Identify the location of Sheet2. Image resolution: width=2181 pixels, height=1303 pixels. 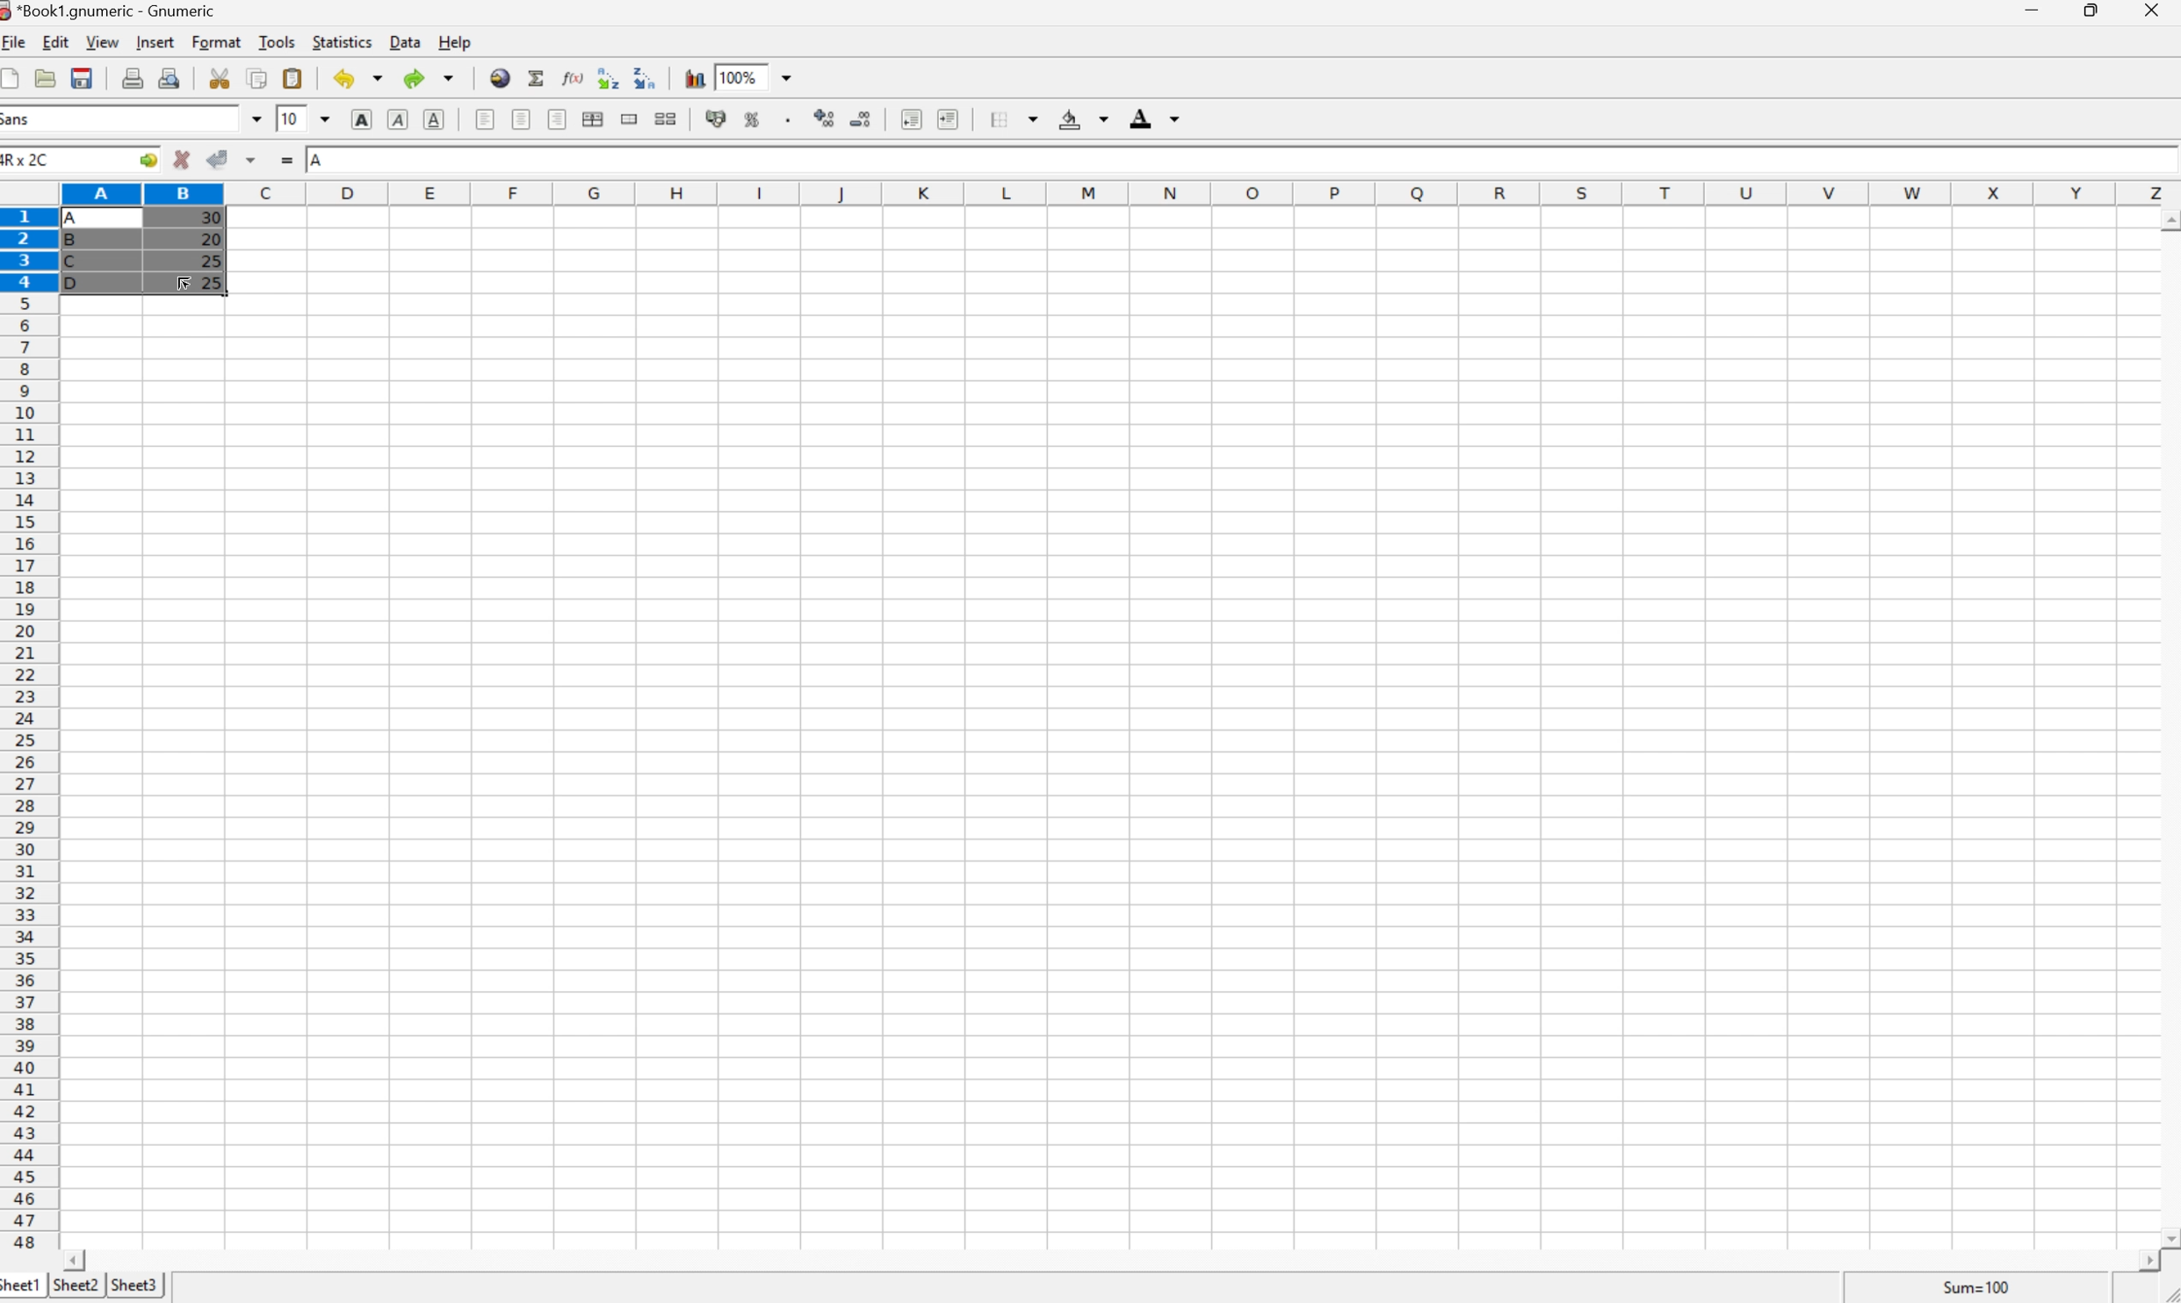
(76, 1286).